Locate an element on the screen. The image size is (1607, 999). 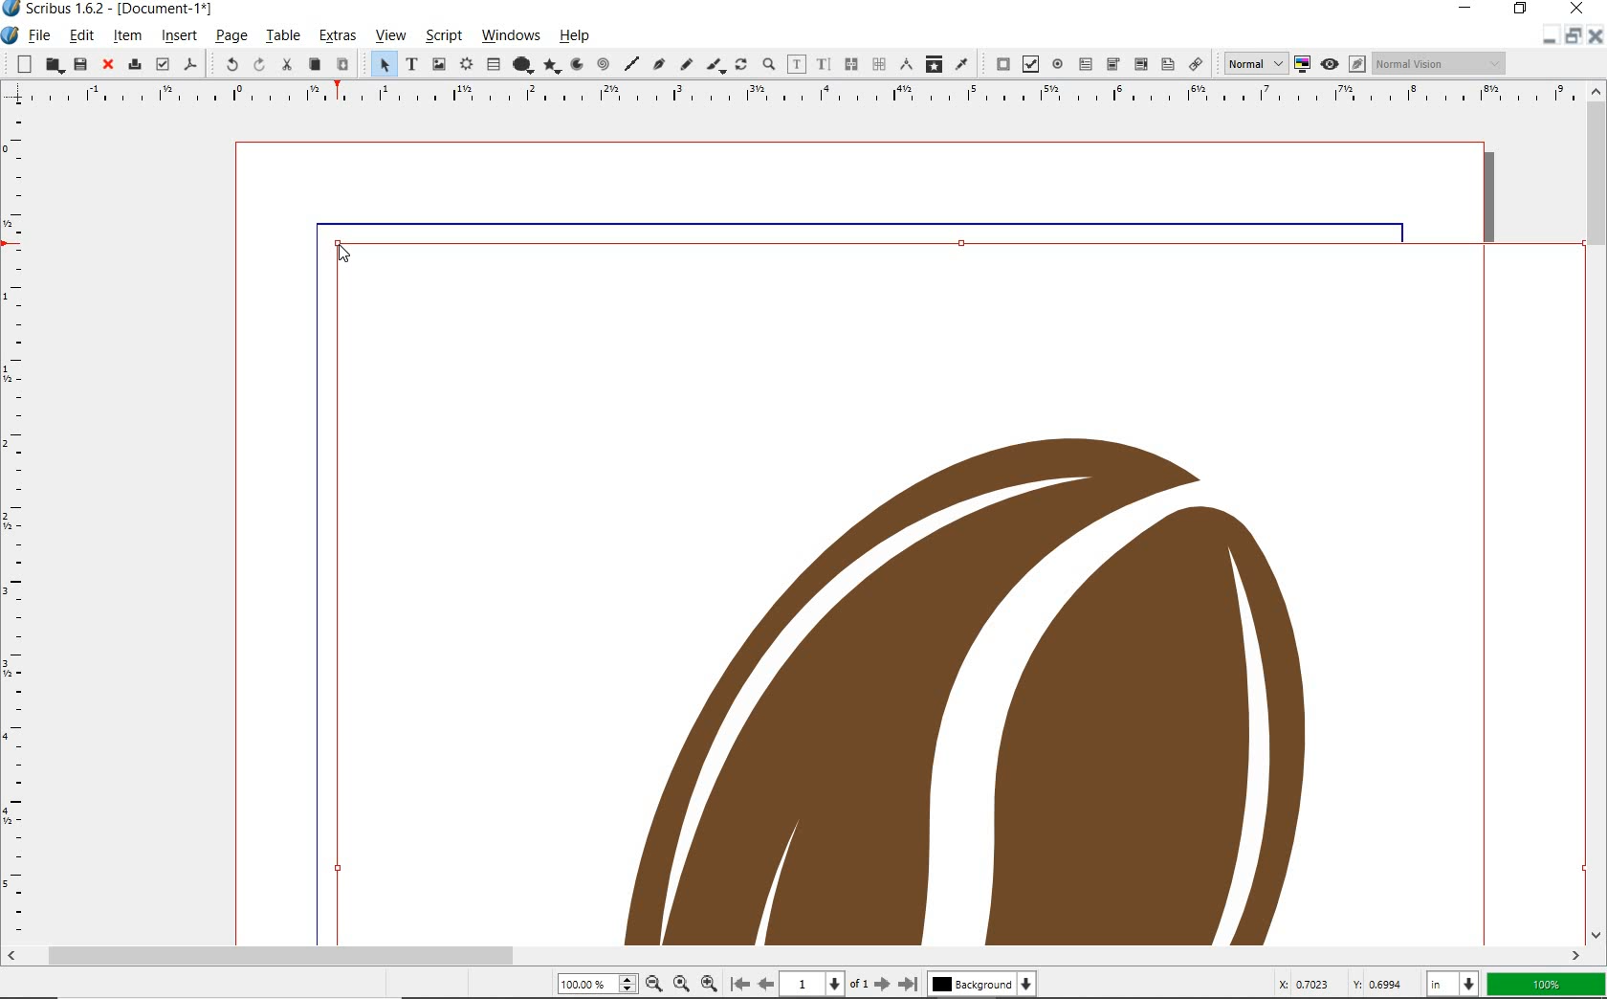
pdf text field is located at coordinates (1086, 63).